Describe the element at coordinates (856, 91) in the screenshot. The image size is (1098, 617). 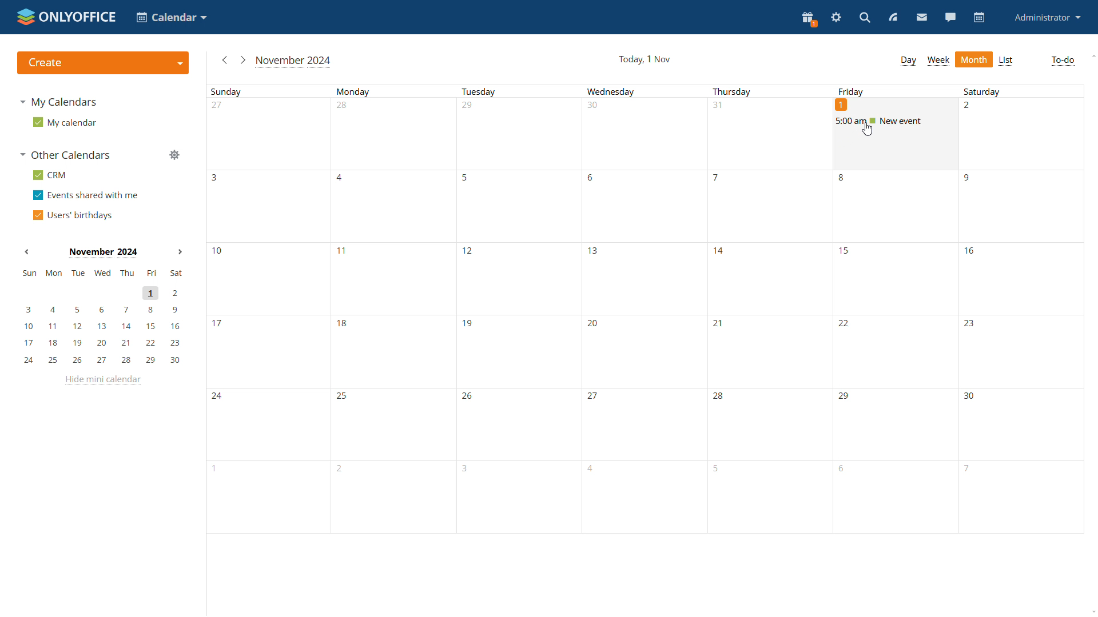
I see `Friday` at that location.